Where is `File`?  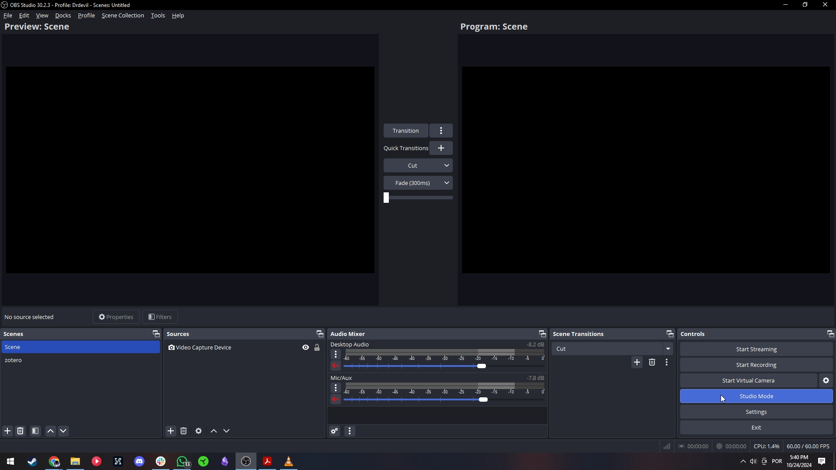 File is located at coordinates (8, 15).